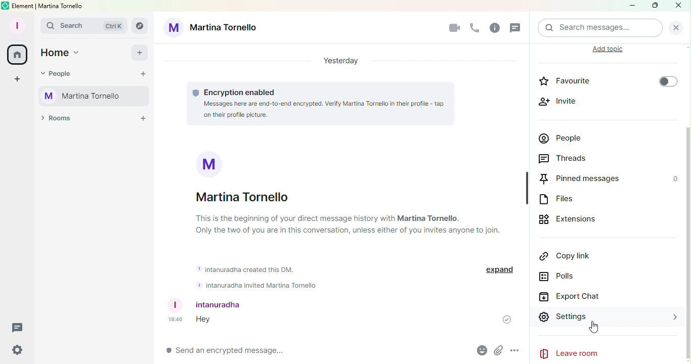  What do you see at coordinates (319, 110) in the screenshot?
I see `messeges here are end-to-end encrypted. Verify Martina Tornello in their profile- tap in their profile picture` at bounding box center [319, 110].